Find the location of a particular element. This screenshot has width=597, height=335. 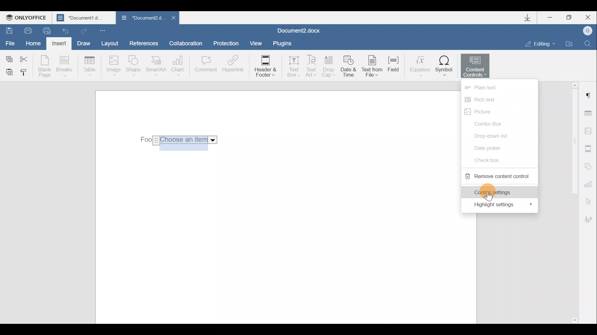

Chart is located at coordinates (179, 66).